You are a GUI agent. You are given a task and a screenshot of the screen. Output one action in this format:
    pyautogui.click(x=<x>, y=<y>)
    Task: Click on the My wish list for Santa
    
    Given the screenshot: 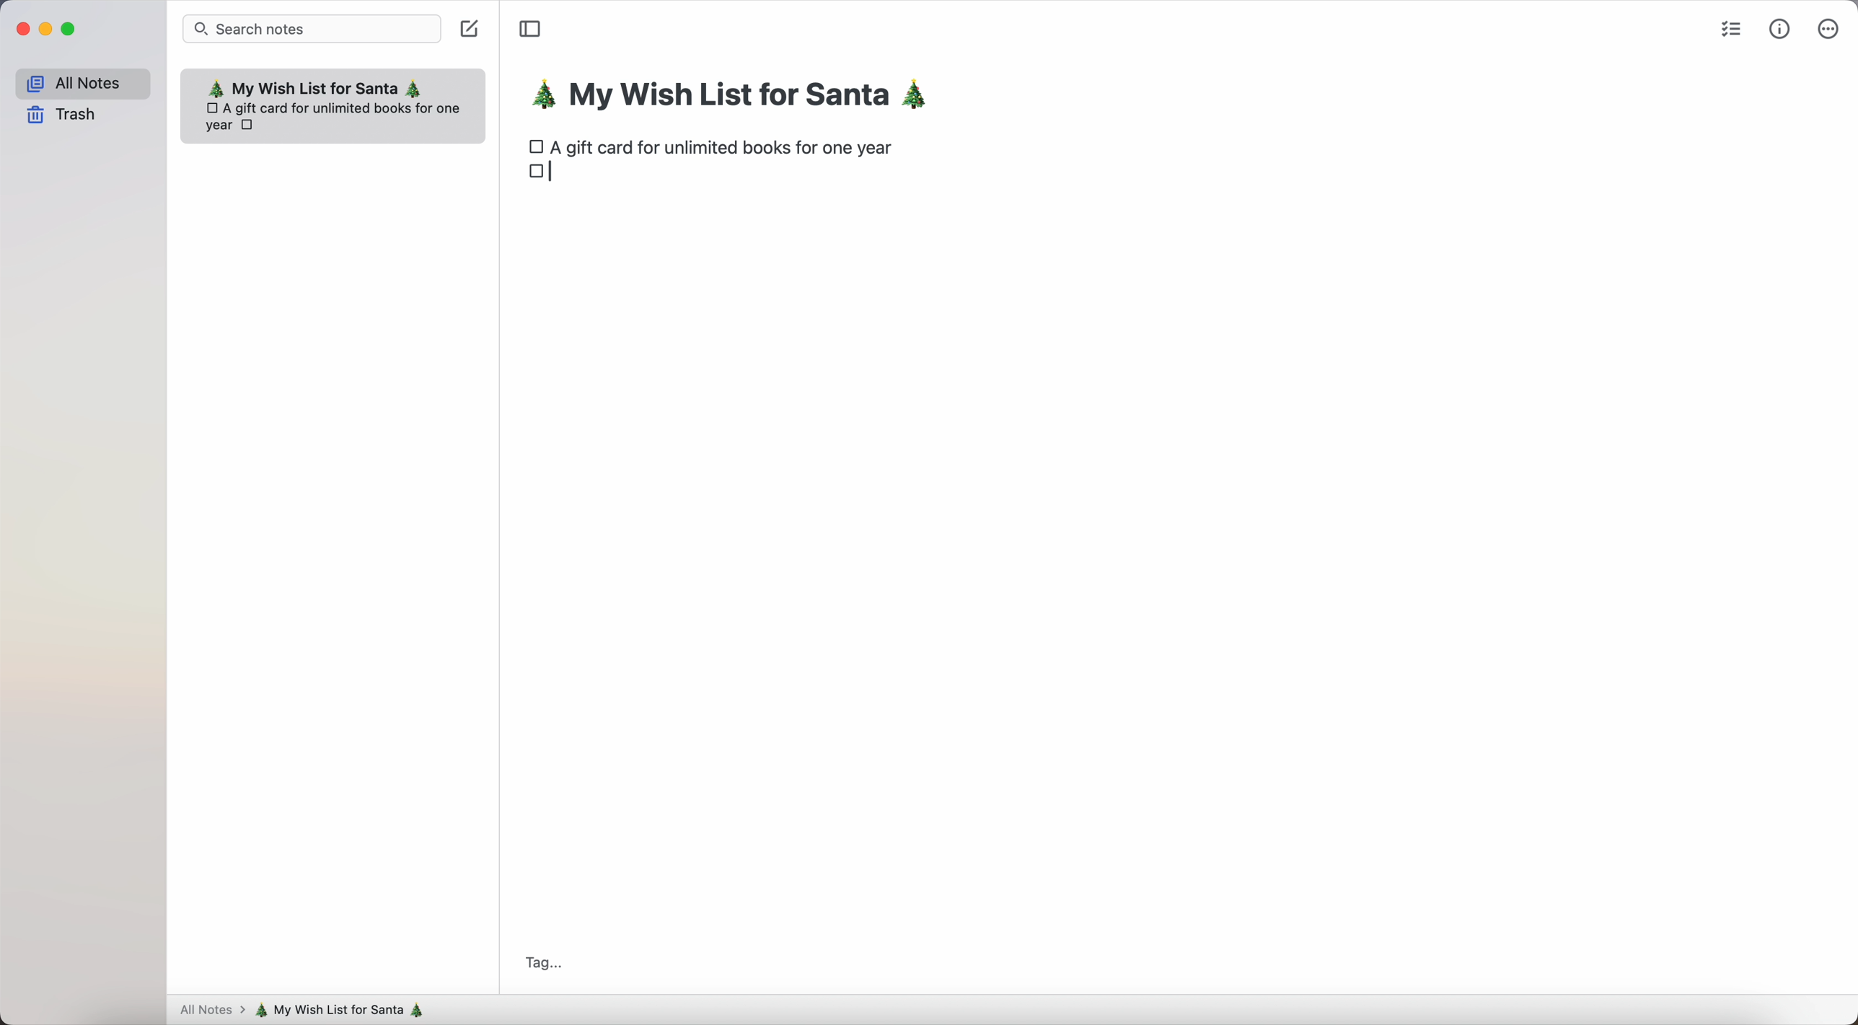 What is the action you would take?
    pyautogui.click(x=315, y=87)
    